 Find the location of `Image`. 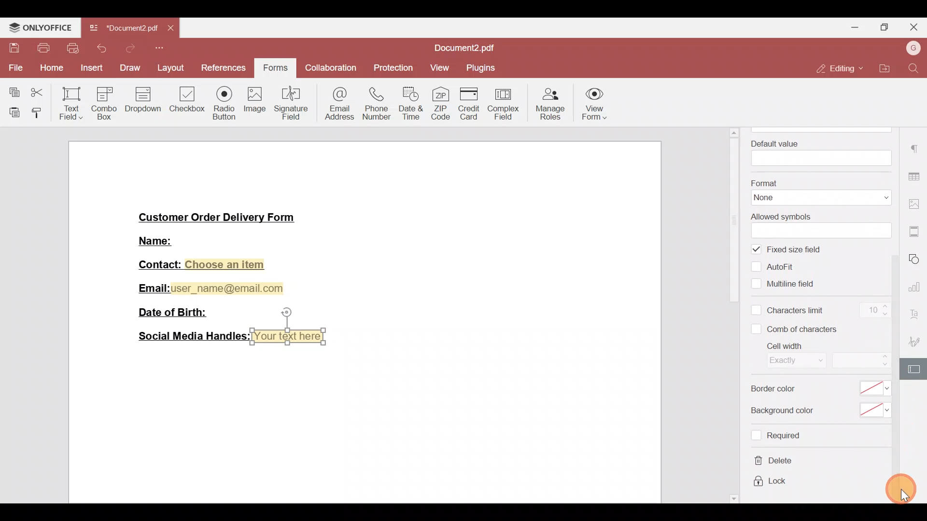

Image is located at coordinates (253, 102).